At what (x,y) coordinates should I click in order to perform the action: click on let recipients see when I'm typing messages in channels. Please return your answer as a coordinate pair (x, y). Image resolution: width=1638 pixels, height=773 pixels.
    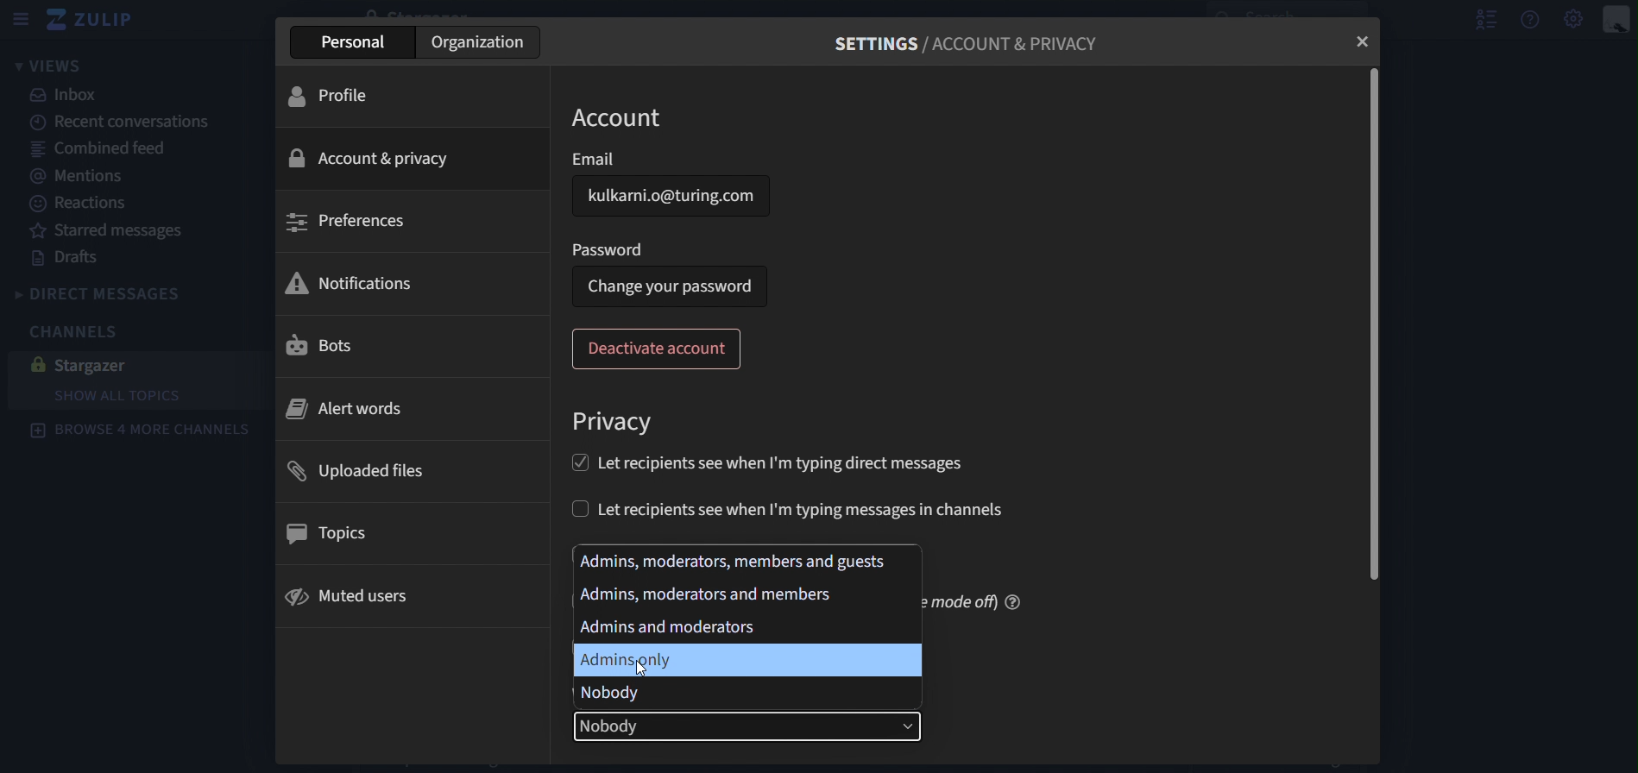
    Looking at the image, I should click on (790, 507).